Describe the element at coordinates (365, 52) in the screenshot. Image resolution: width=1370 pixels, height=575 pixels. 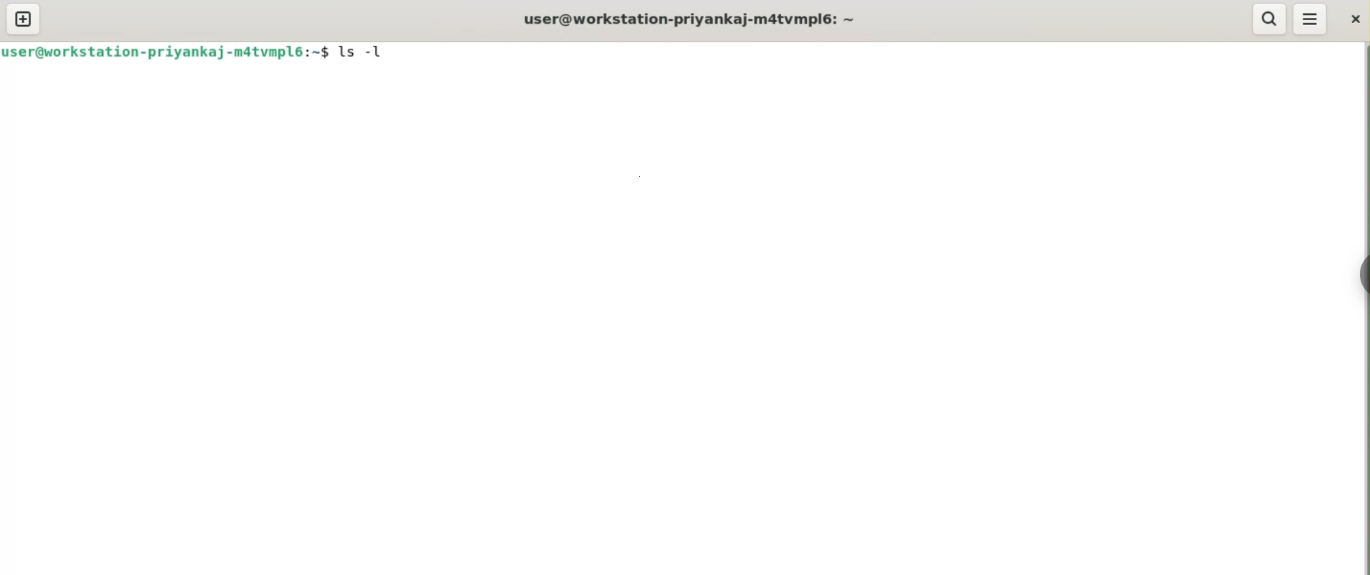
I see `ls -l` at that location.